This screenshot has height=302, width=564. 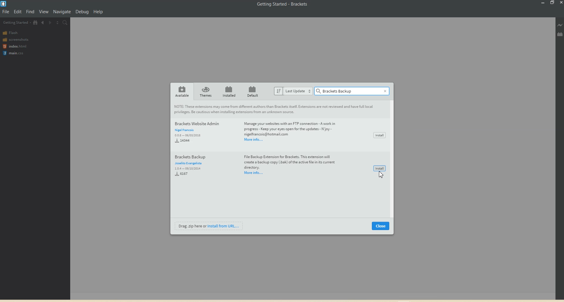 I want to click on Live Preview, so click(x=560, y=25).